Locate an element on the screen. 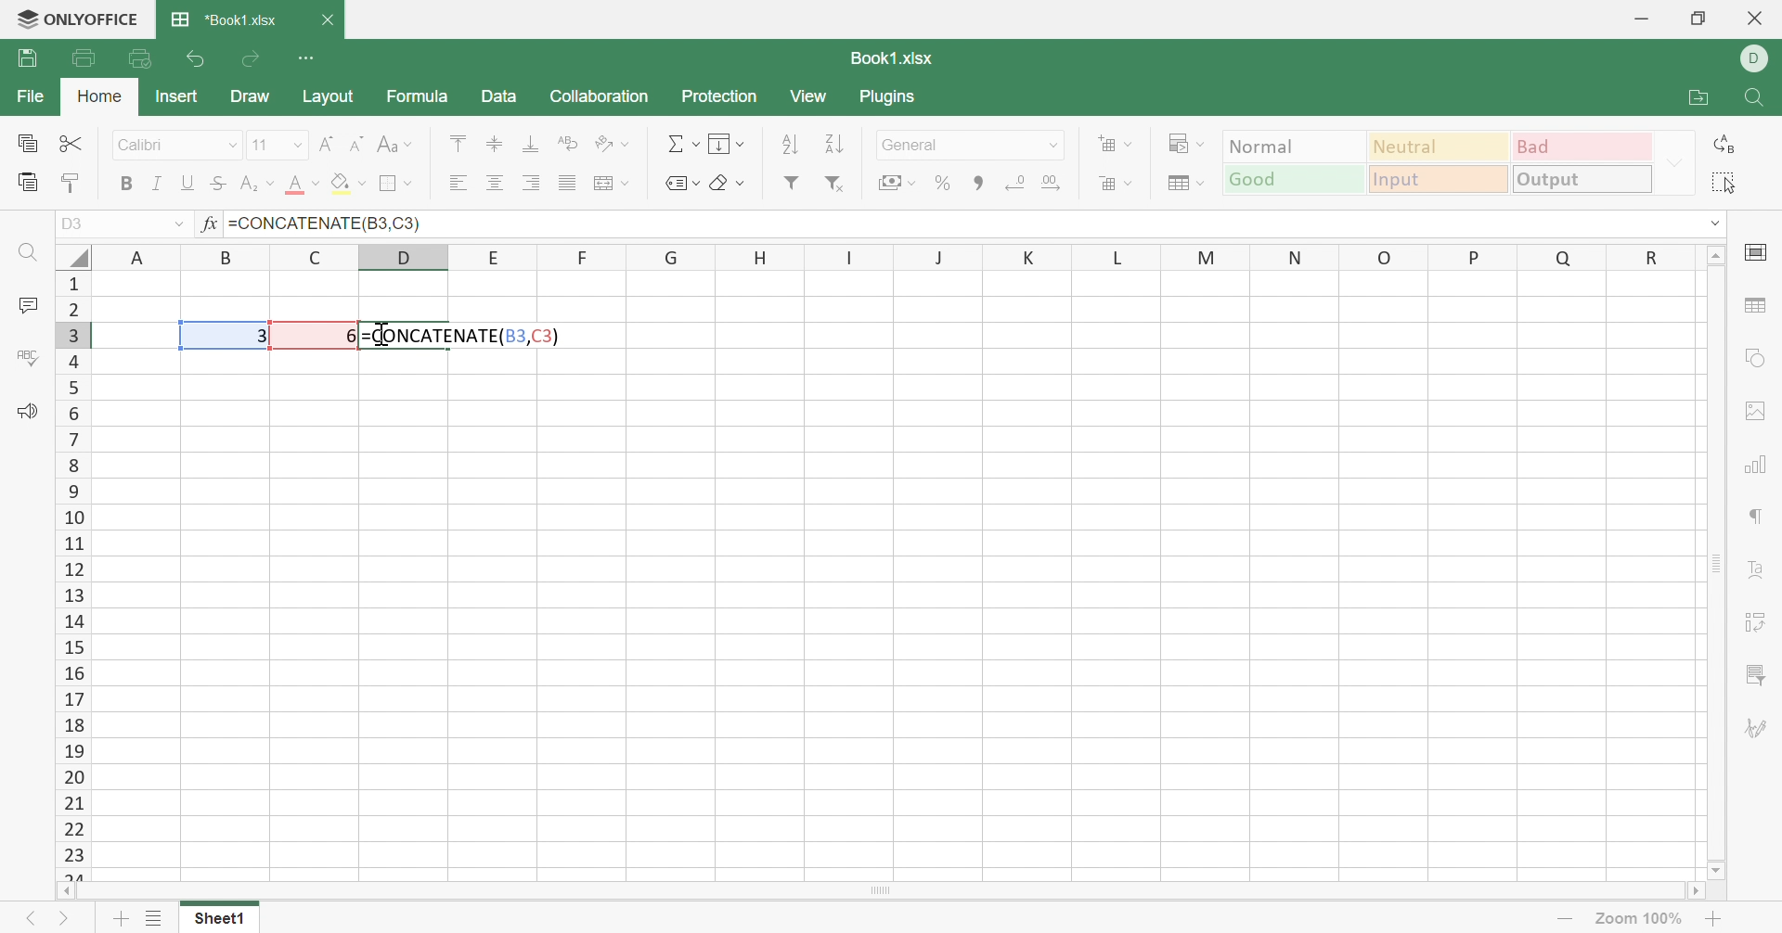 Image resolution: width=1782 pixels, height=933 pixels. Delete cells is located at coordinates (1117, 184).